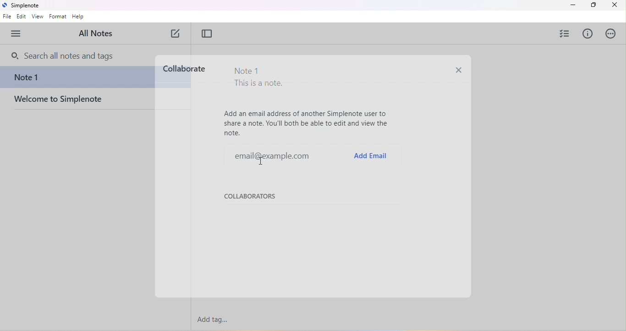  I want to click on minimize, so click(572, 6).